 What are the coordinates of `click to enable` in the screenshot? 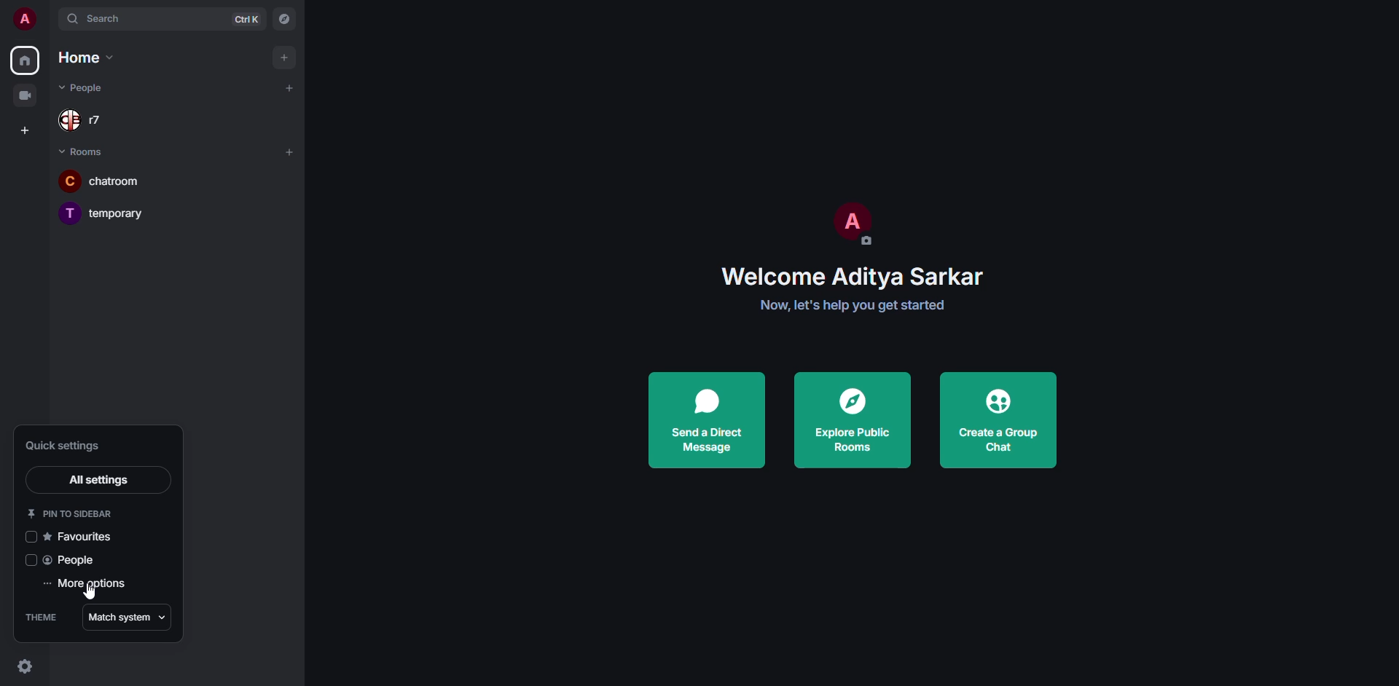 It's located at (25, 561).